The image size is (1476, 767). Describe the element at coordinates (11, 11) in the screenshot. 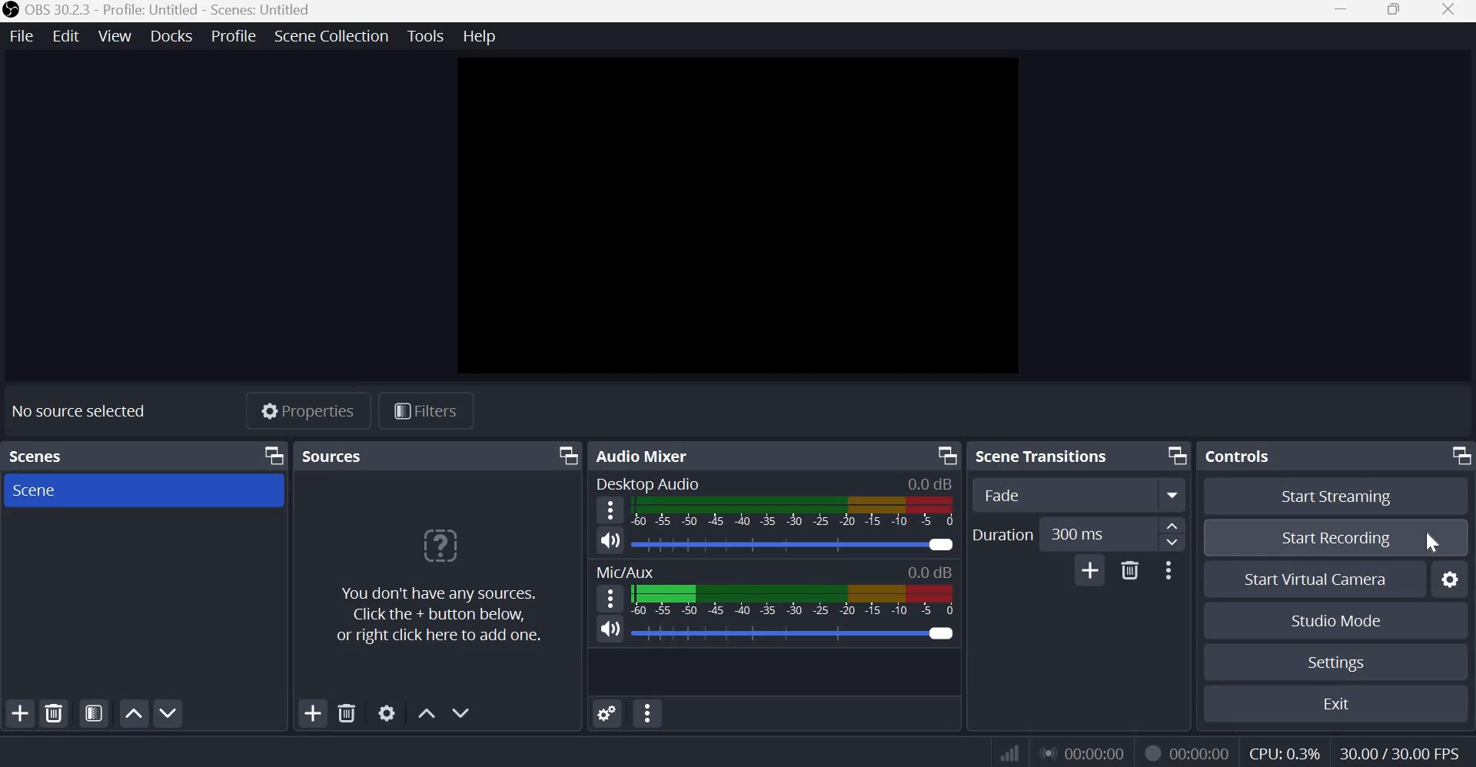

I see `Logo` at that location.